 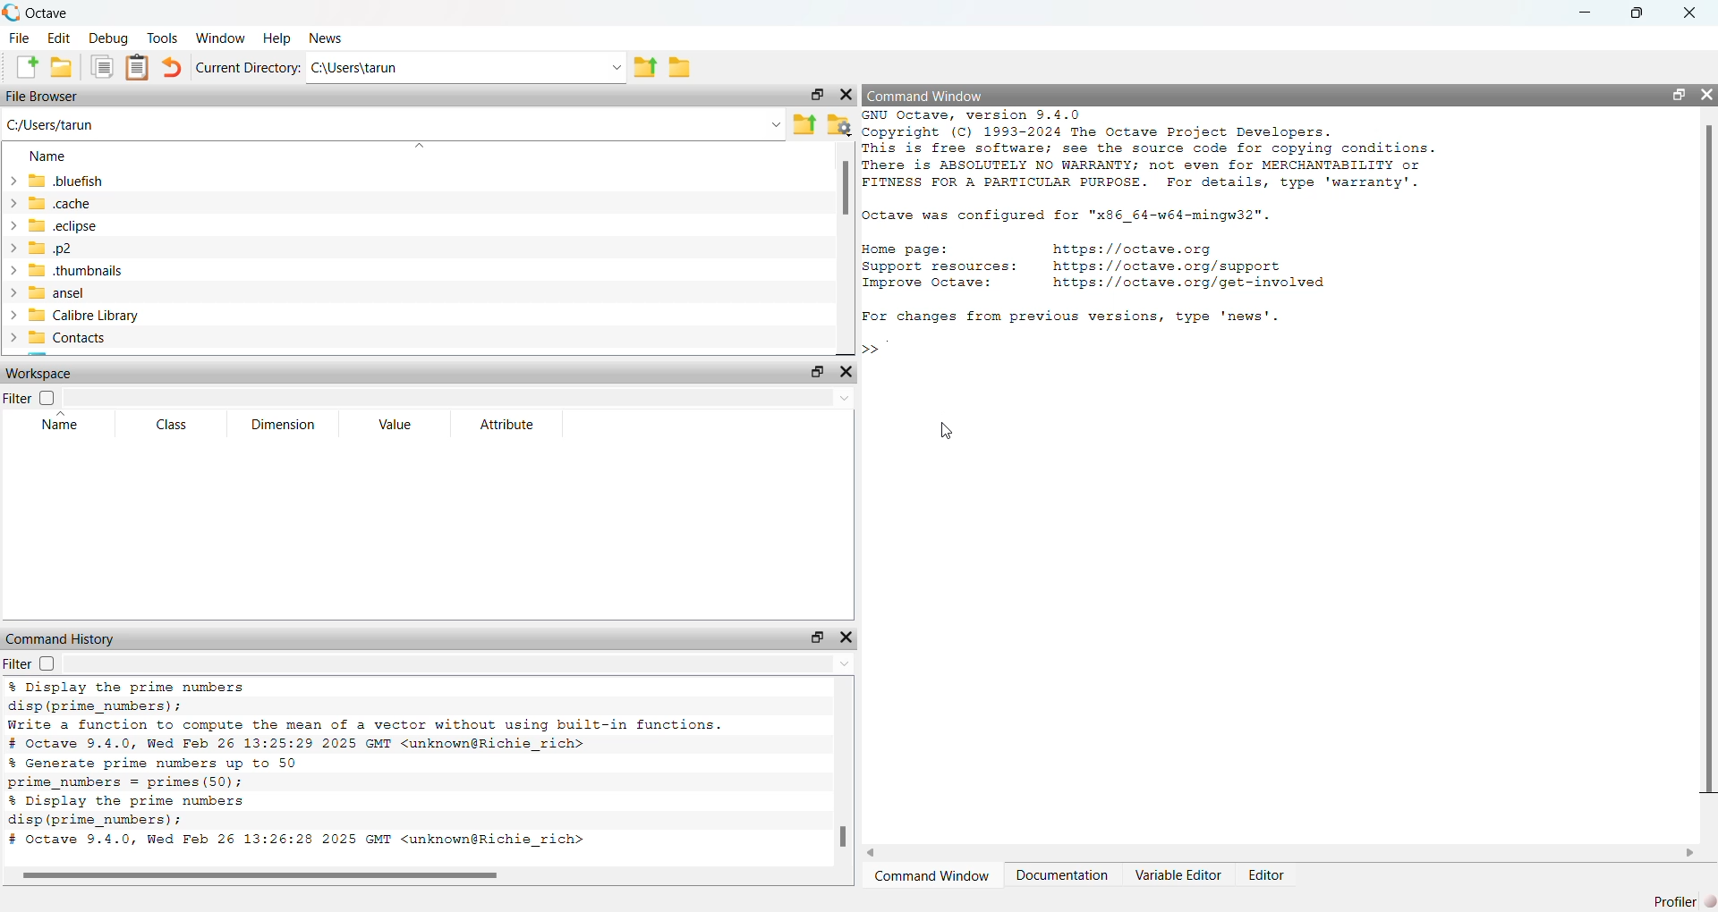 What do you see at coordinates (223, 38) in the screenshot?
I see `Window` at bounding box center [223, 38].